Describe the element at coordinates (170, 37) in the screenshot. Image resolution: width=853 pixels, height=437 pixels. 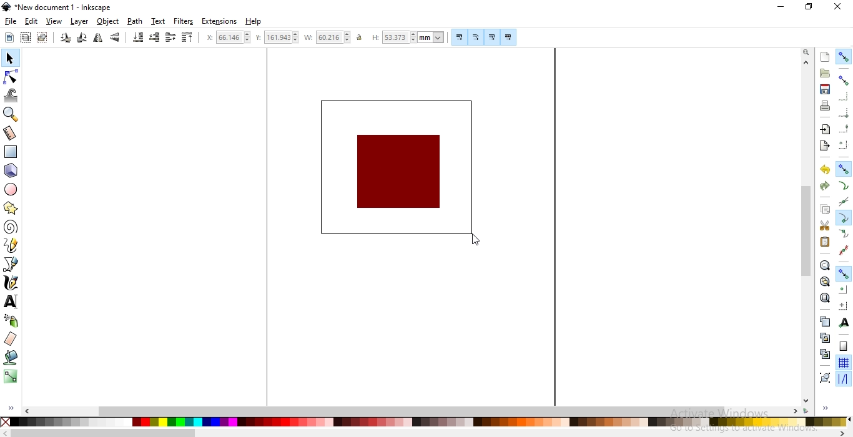
I see `raise selection one step` at that location.